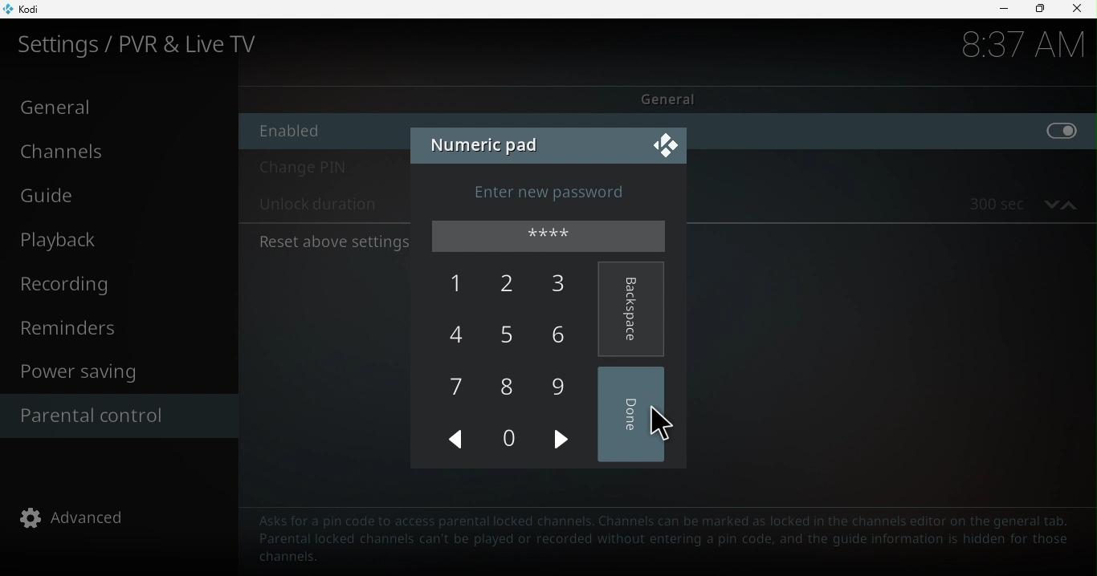  I want to click on Enable, so click(318, 131).